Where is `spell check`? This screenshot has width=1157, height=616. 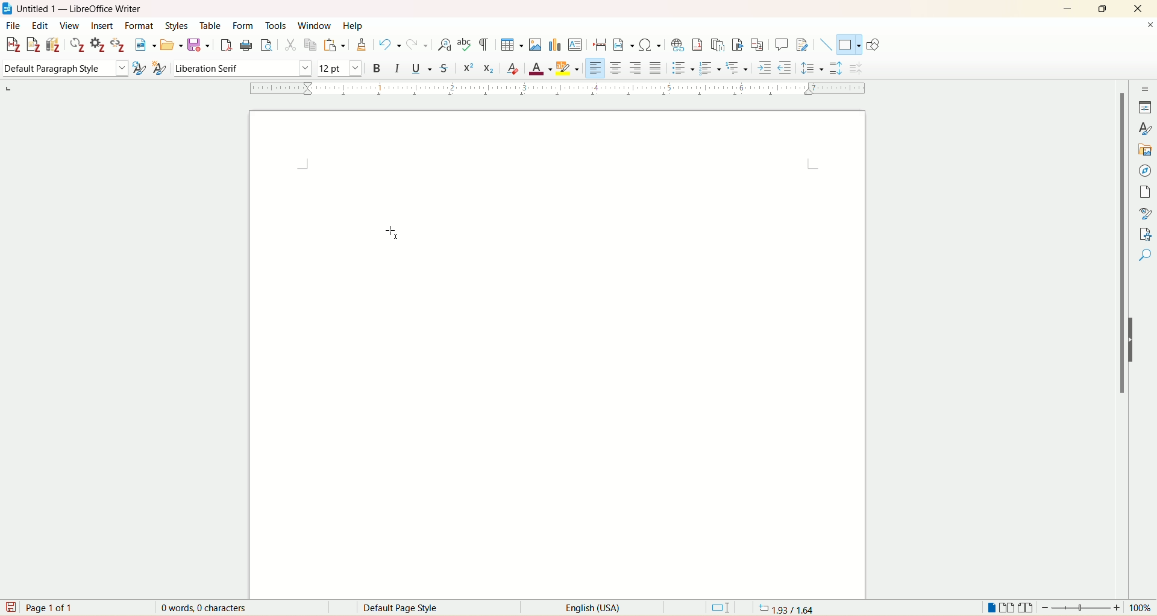 spell check is located at coordinates (465, 45).